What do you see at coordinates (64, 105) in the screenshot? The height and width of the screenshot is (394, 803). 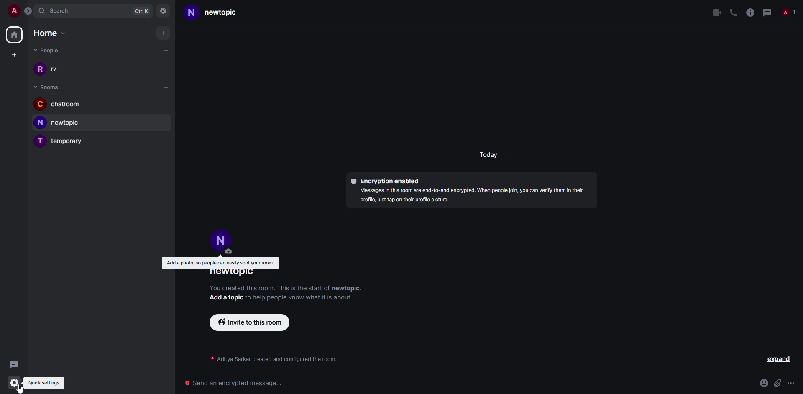 I see `room` at bounding box center [64, 105].